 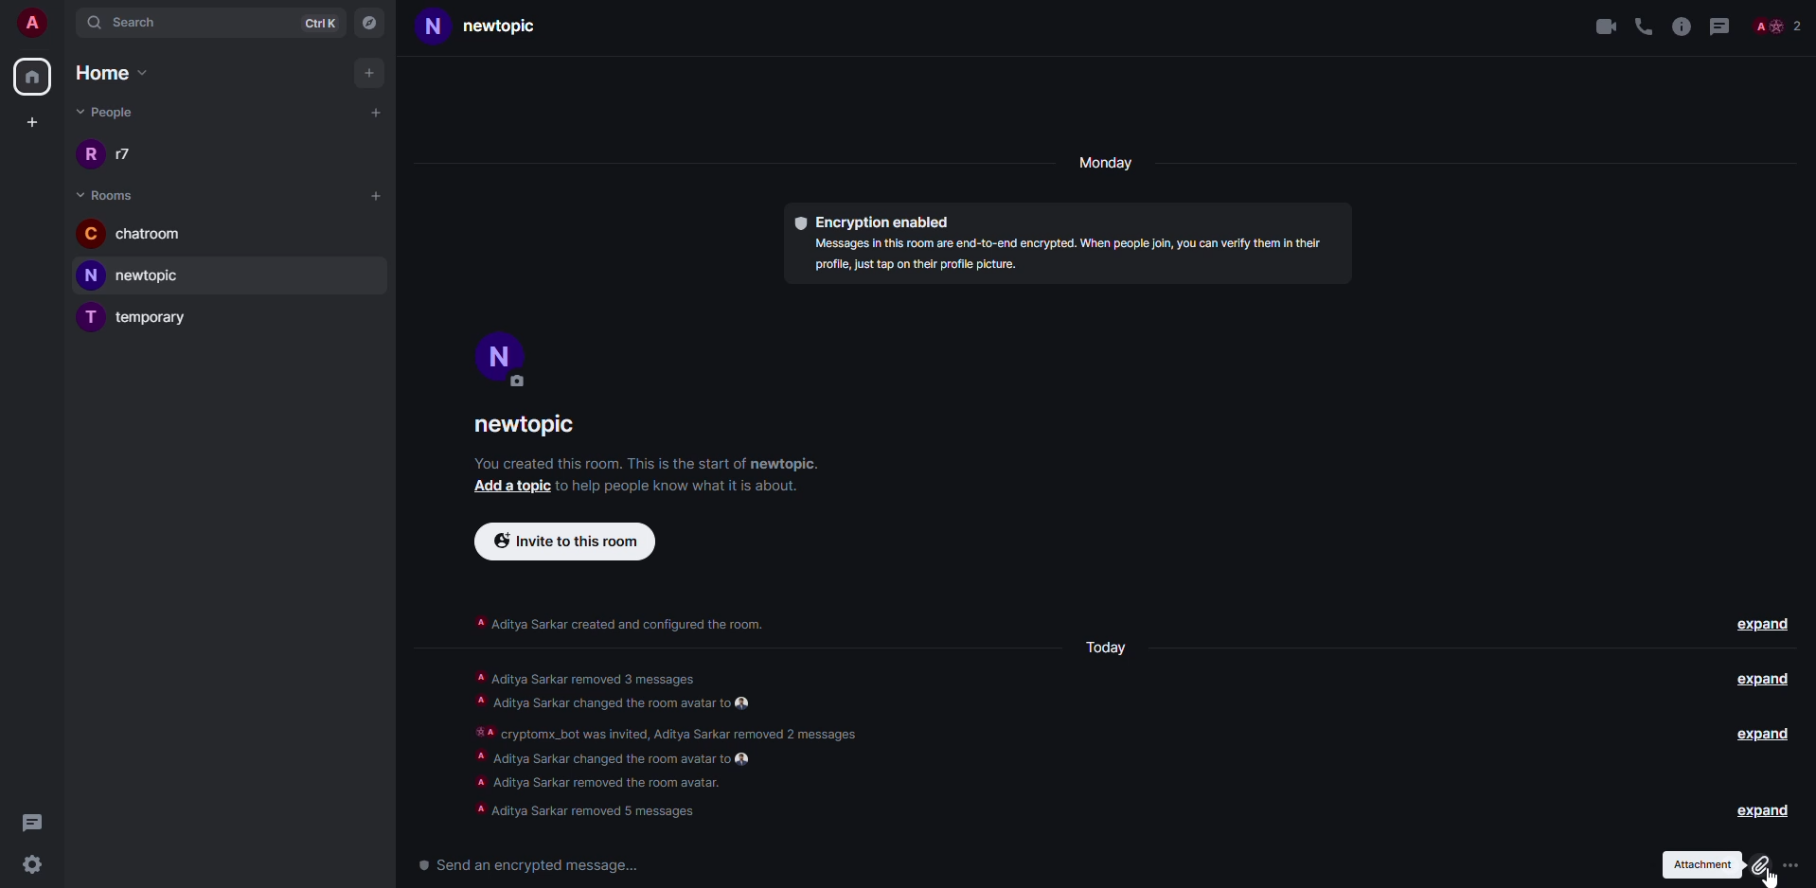 I want to click on room, so click(x=489, y=26).